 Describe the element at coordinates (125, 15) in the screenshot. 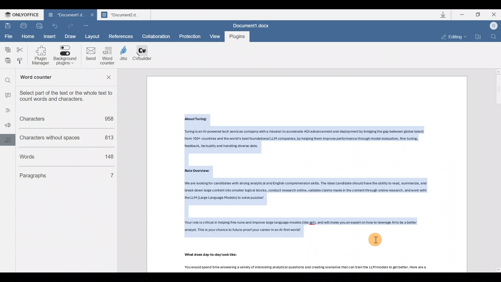

I see `Document name` at that location.